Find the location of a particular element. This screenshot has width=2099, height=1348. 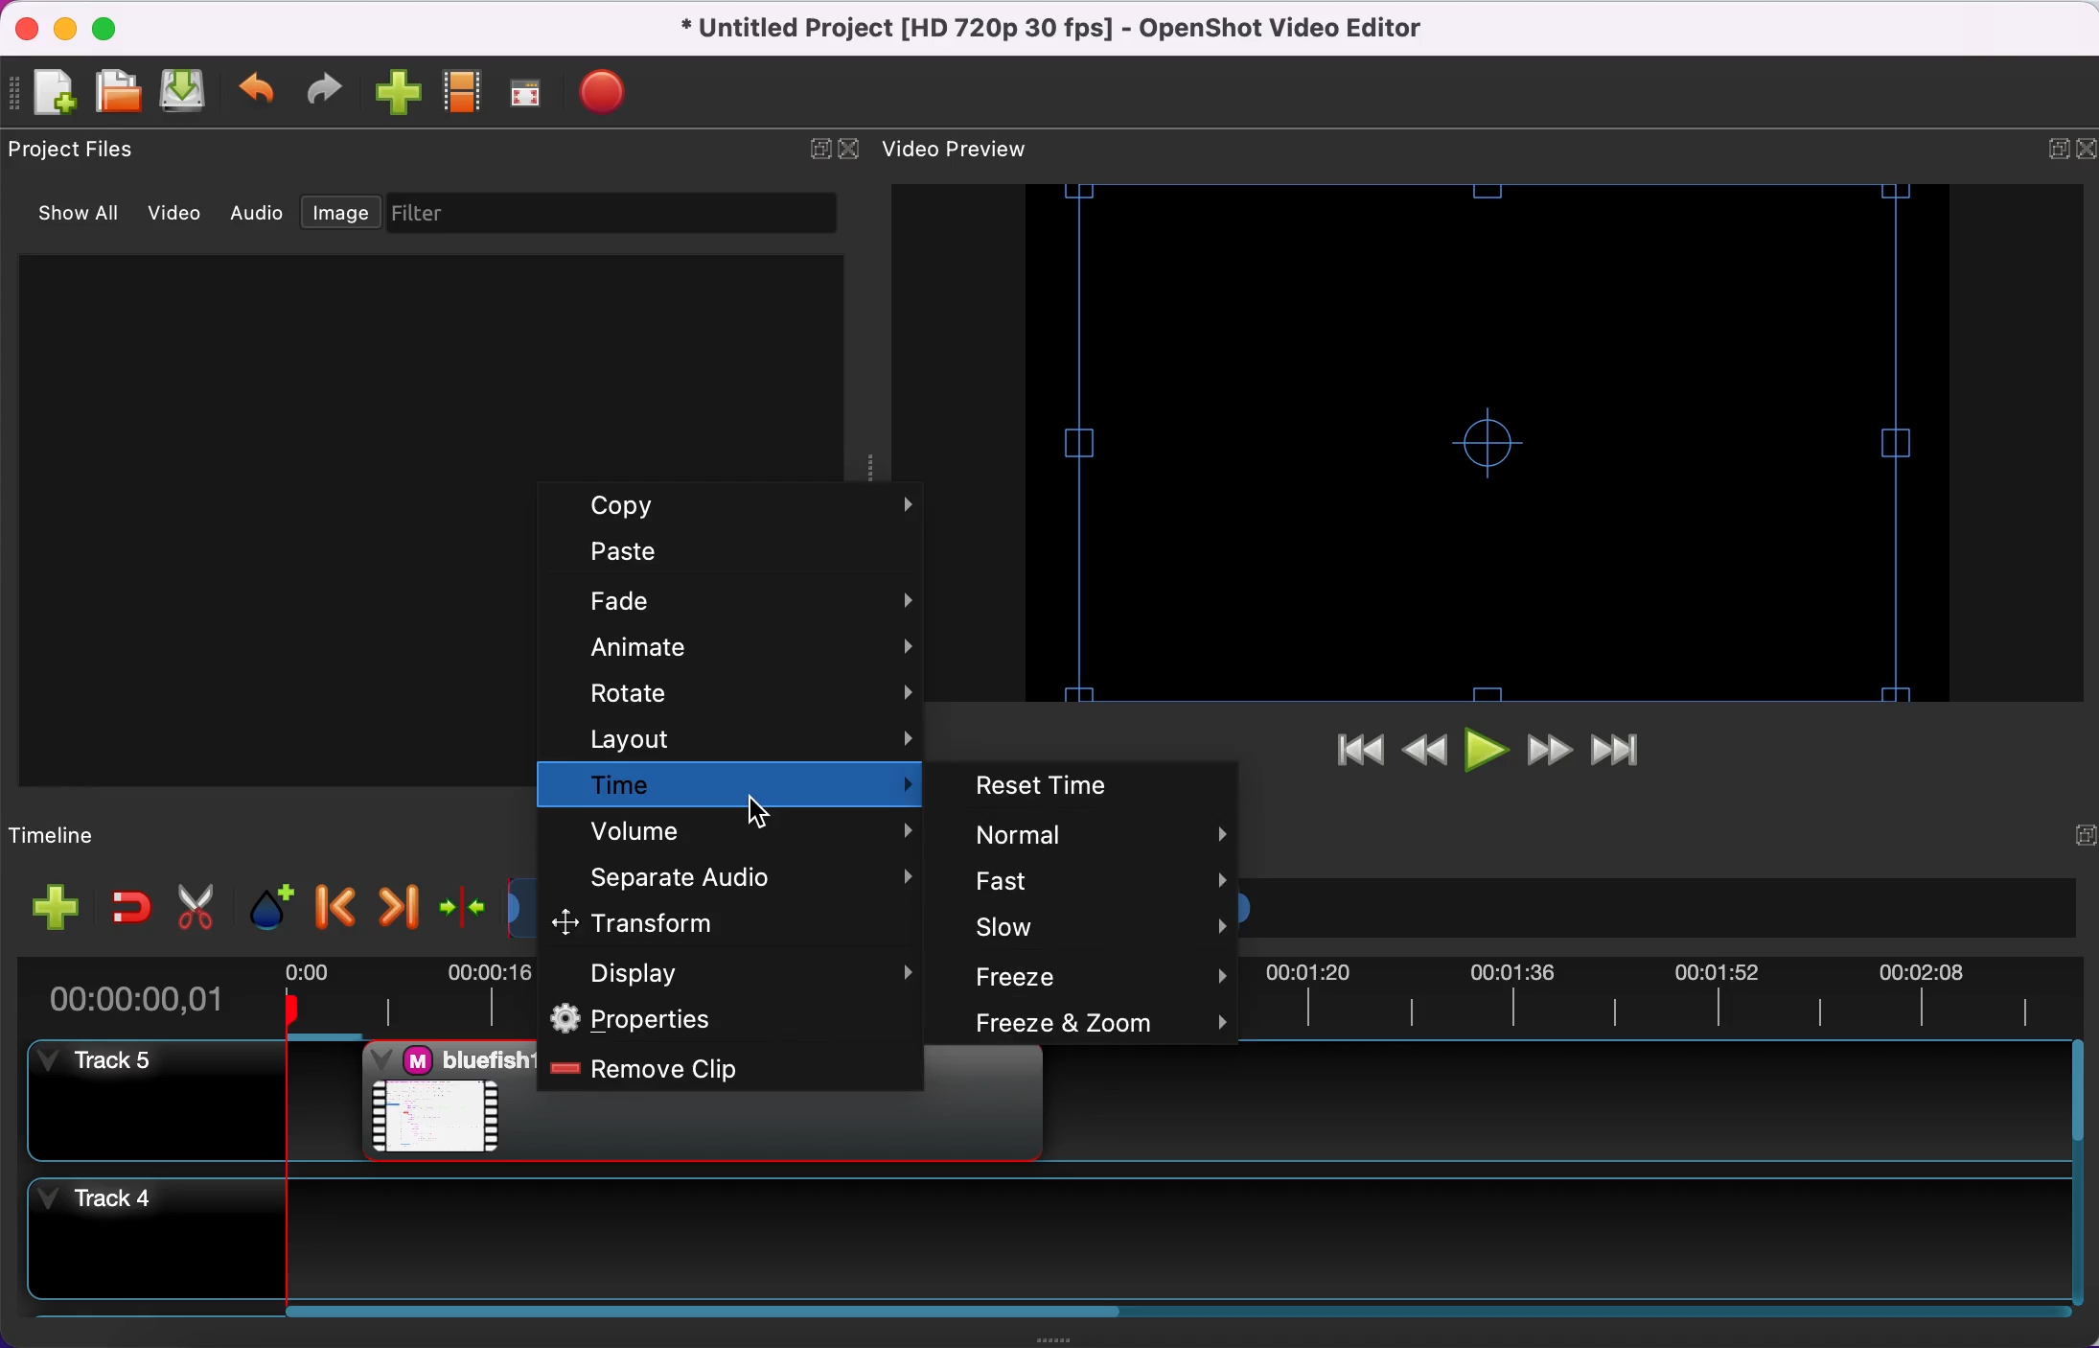

expand/hide is located at coordinates (819, 155).